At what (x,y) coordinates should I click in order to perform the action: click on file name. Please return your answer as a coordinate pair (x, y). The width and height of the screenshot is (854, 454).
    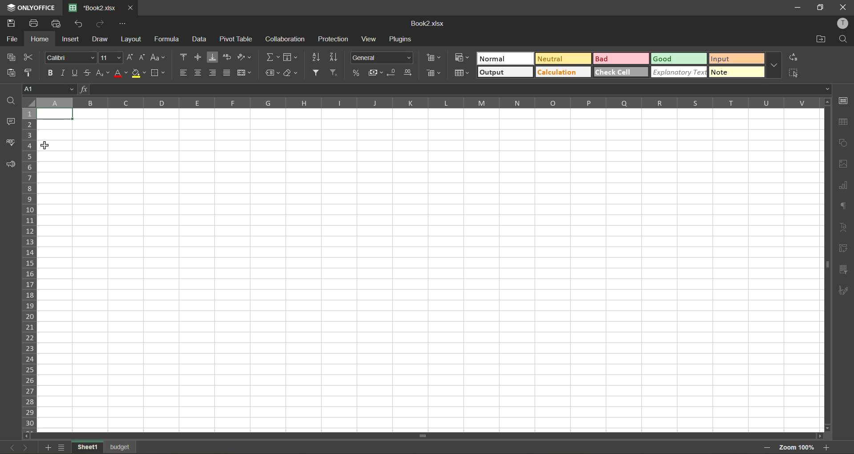
    Looking at the image, I should click on (95, 8).